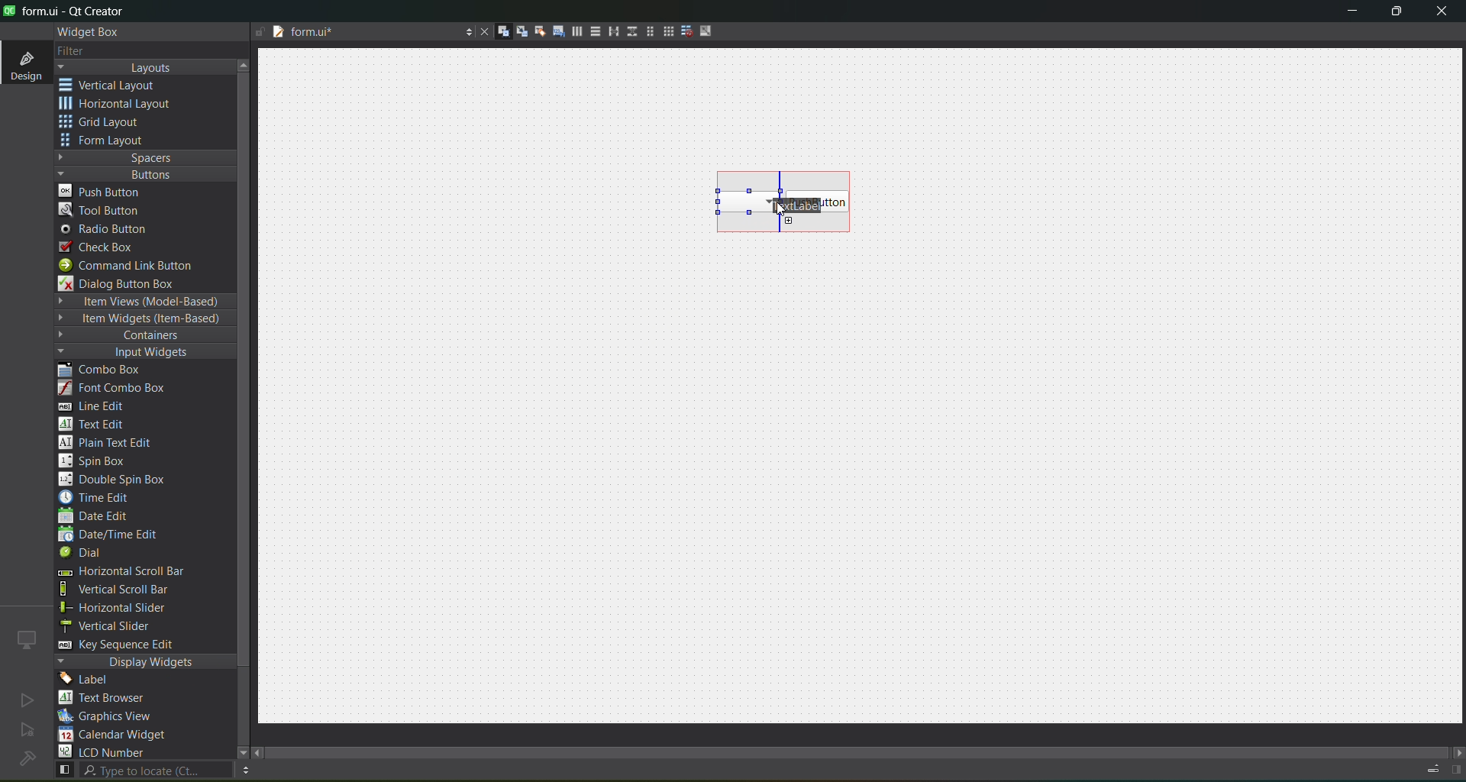  I want to click on move left, so click(260, 754).